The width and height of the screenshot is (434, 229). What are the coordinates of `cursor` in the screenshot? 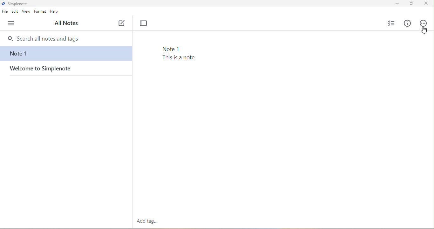 It's located at (424, 31).